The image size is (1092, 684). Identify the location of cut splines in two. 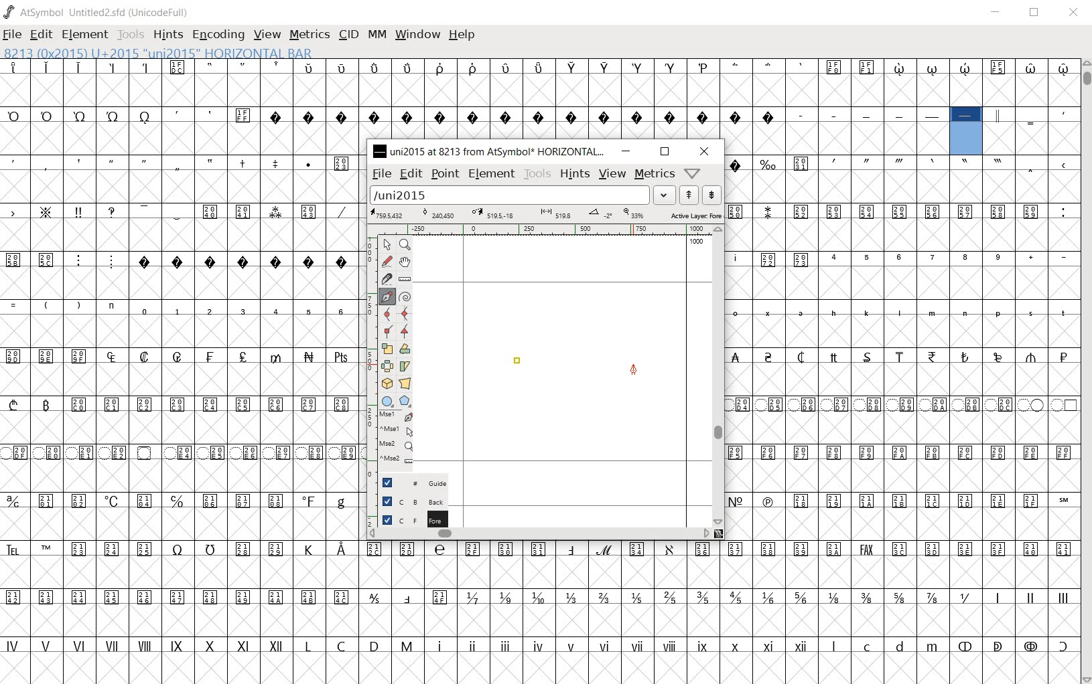
(385, 278).